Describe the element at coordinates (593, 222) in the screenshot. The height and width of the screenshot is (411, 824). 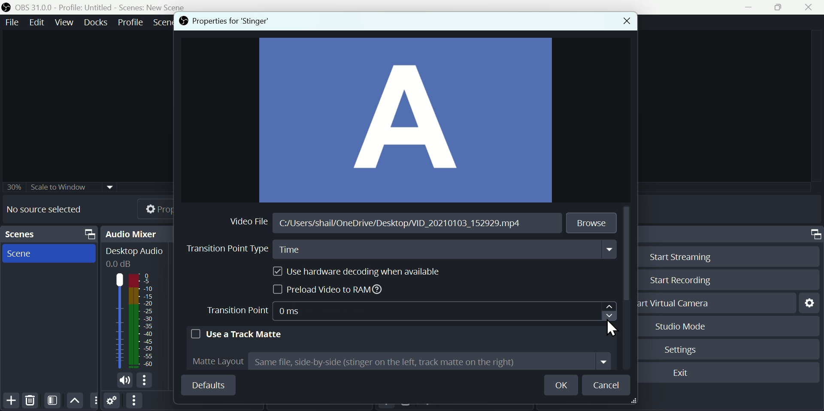
I see `Browse` at that location.